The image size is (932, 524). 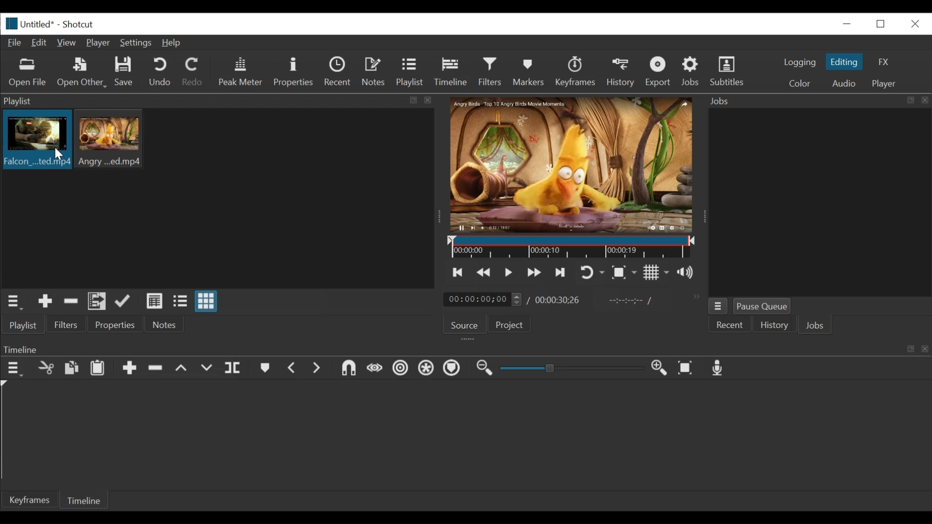 I want to click on Toggle zoom, so click(x=624, y=273).